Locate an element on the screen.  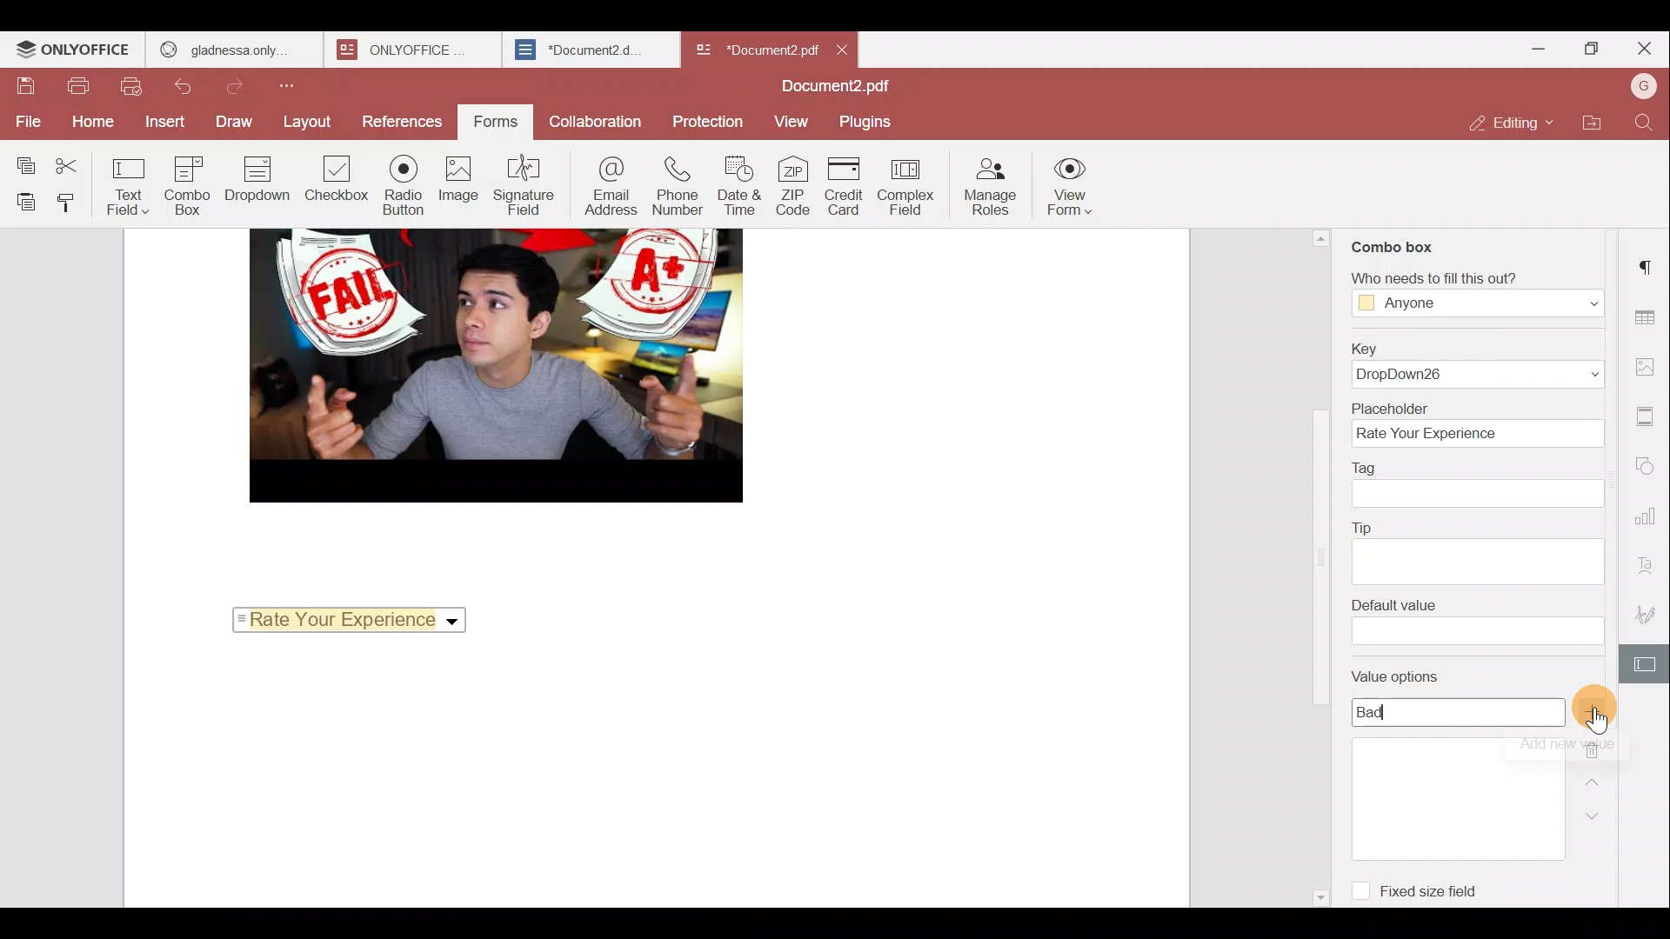
Undo is located at coordinates (188, 86).